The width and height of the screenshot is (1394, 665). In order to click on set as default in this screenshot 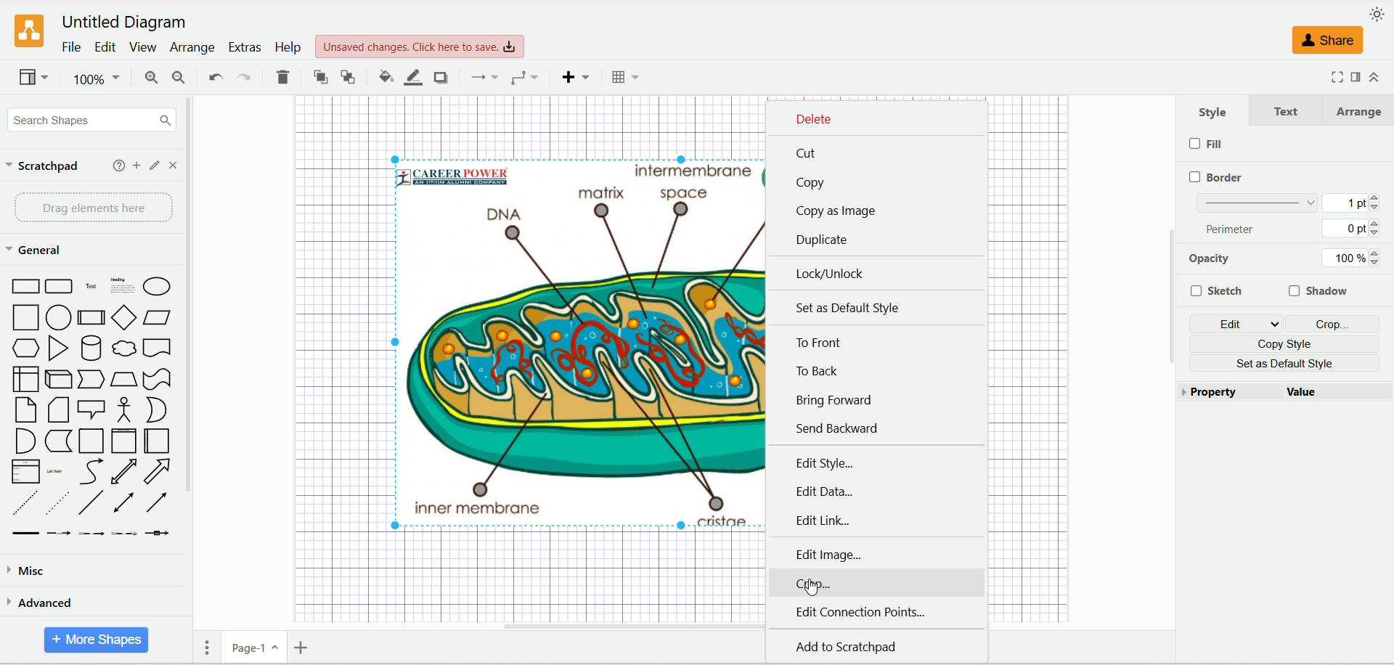, I will do `click(1288, 363)`.